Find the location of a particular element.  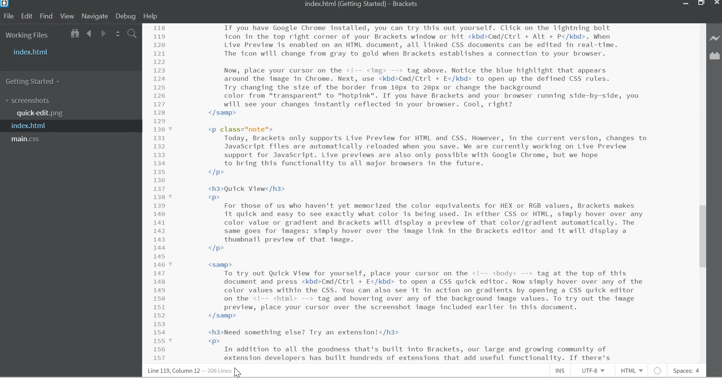

Find is located at coordinates (46, 16).